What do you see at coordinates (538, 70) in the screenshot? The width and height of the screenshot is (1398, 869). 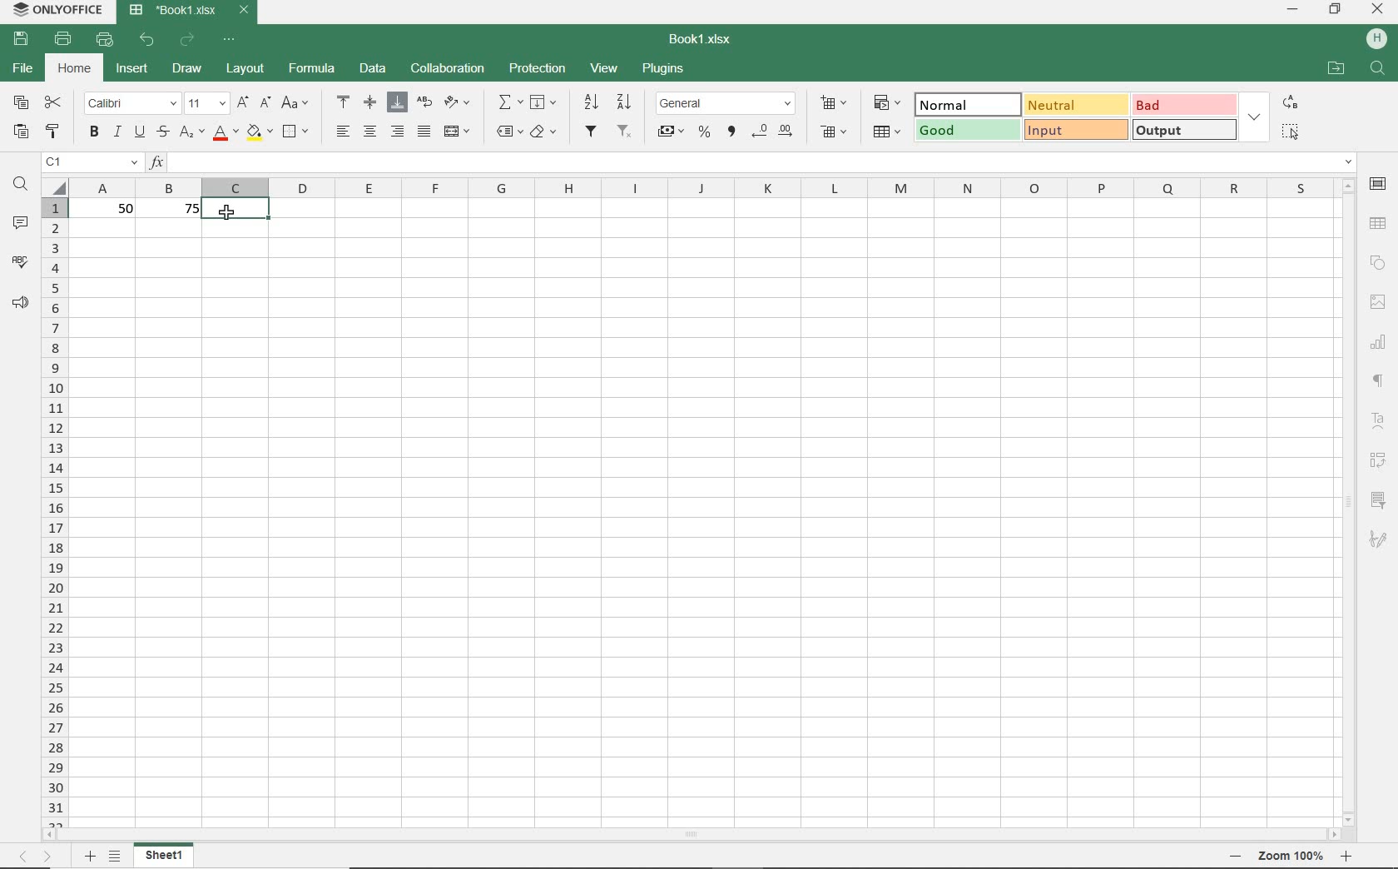 I see `protection` at bounding box center [538, 70].